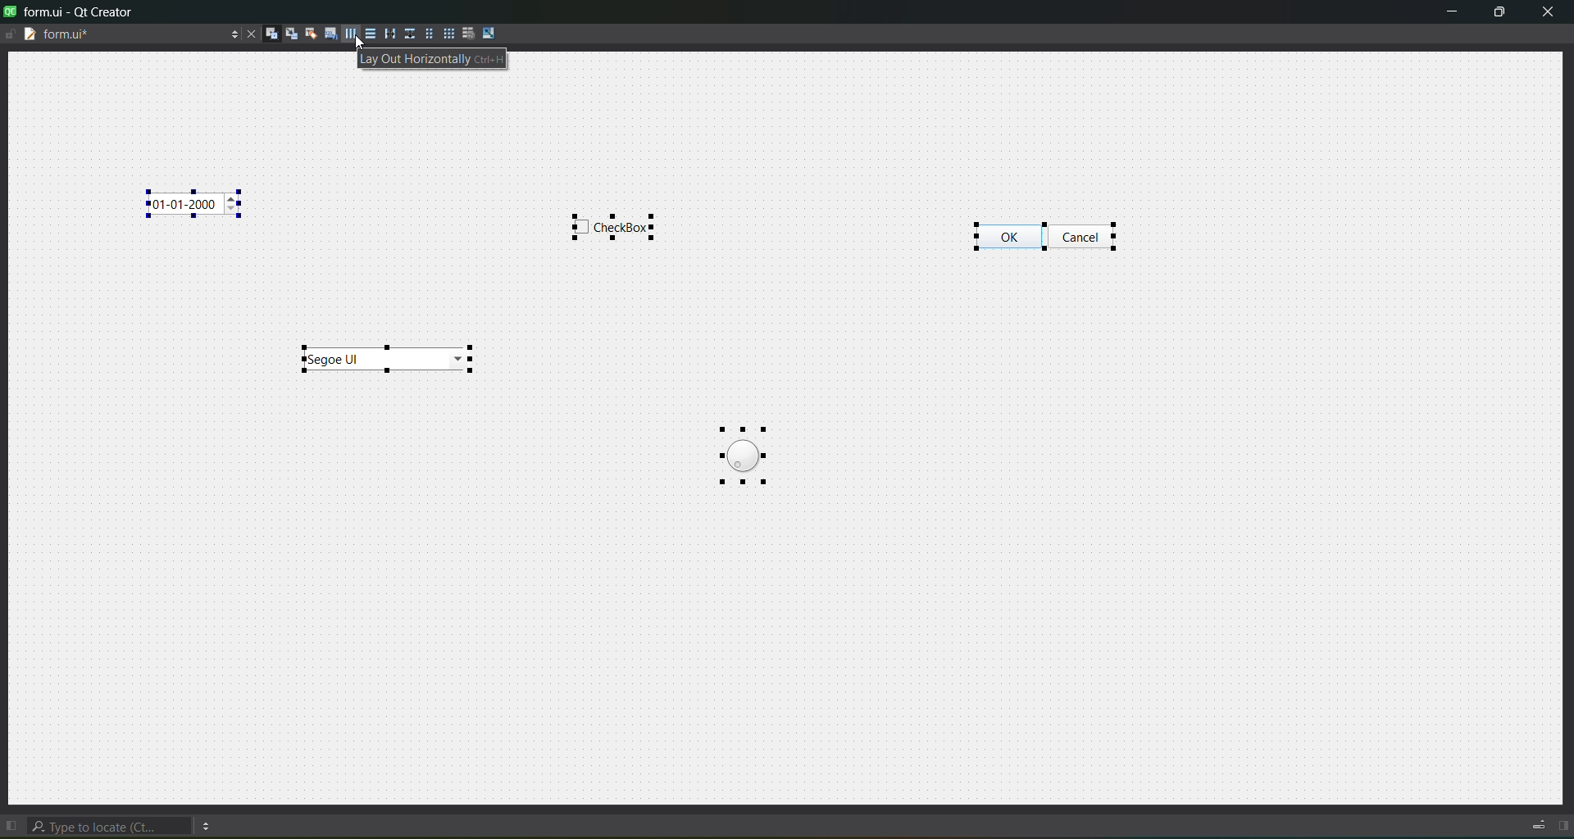 The width and height of the screenshot is (1574, 839). Describe the element at coordinates (447, 34) in the screenshot. I see `layout in a grid` at that location.